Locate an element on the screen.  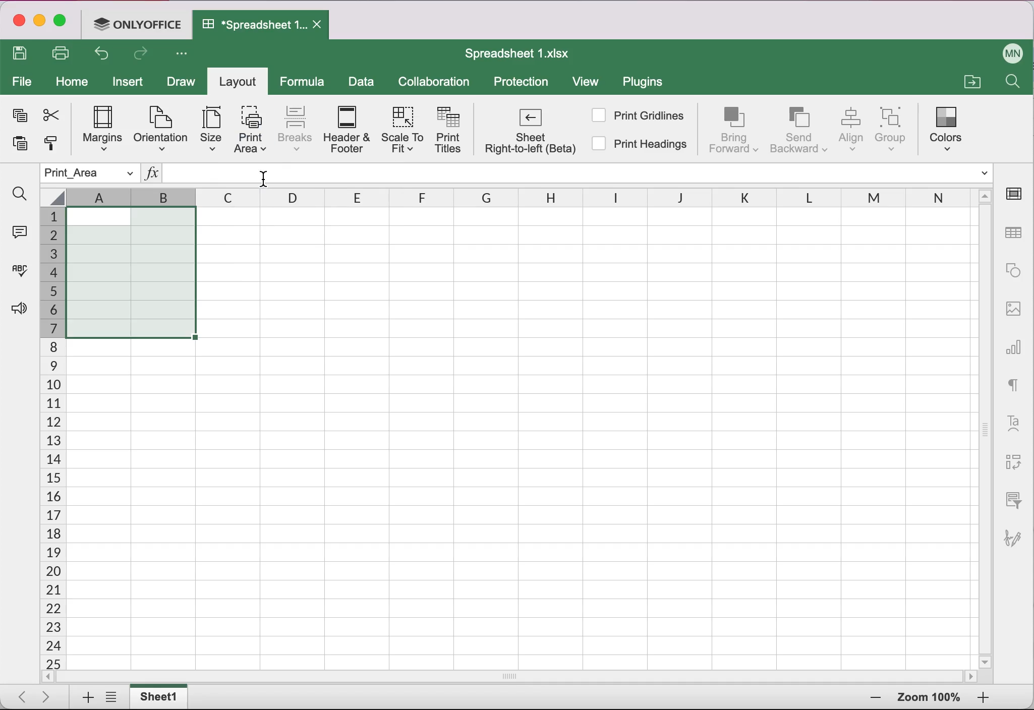
layout is located at coordinates (241, 83).